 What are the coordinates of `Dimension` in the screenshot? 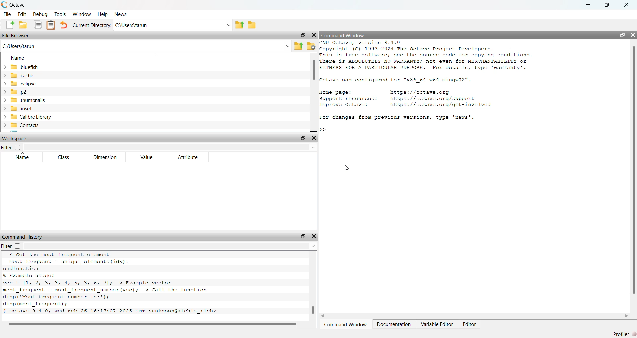 It's located at (105, 157).